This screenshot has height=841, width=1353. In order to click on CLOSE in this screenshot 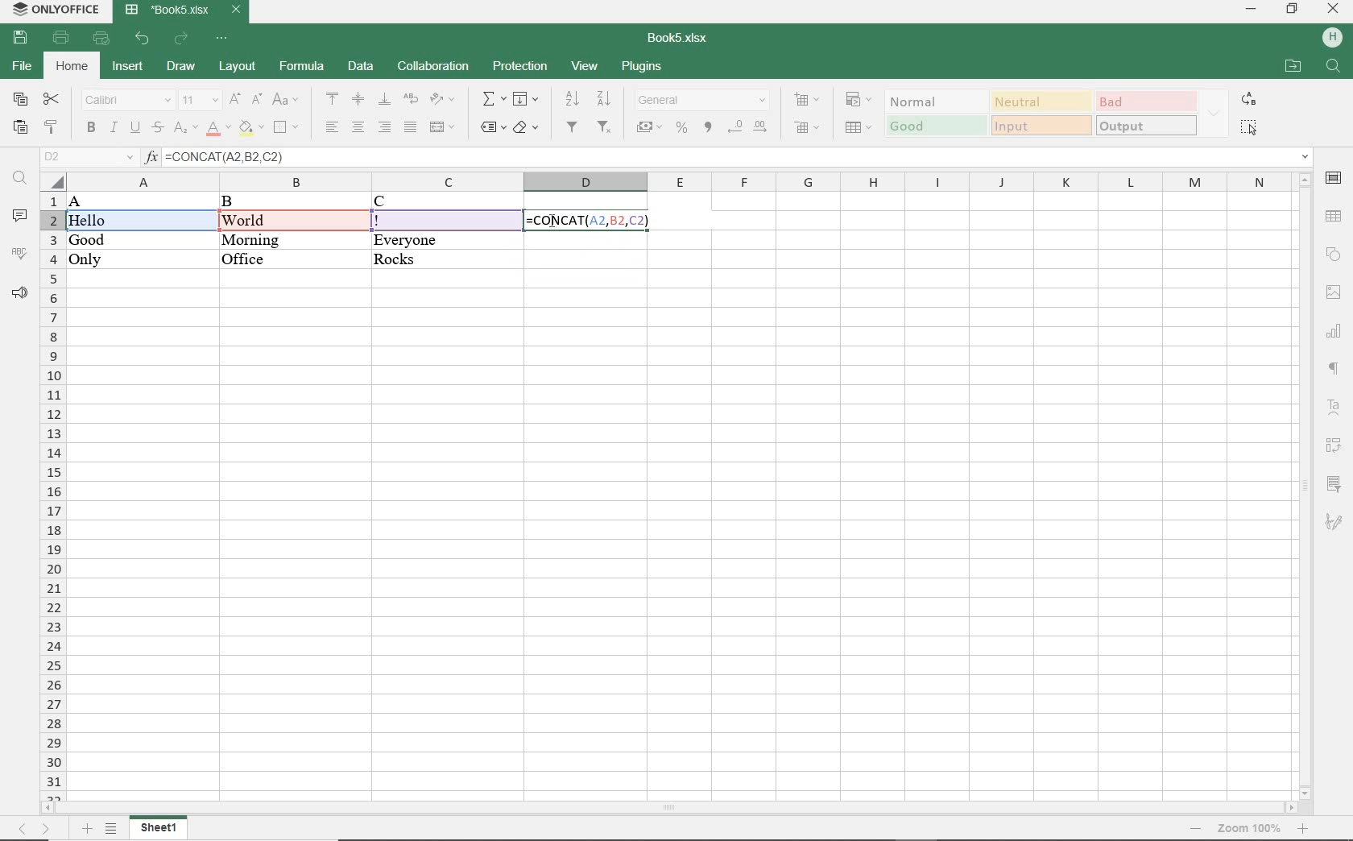, I will do `click(1334, 9)`.